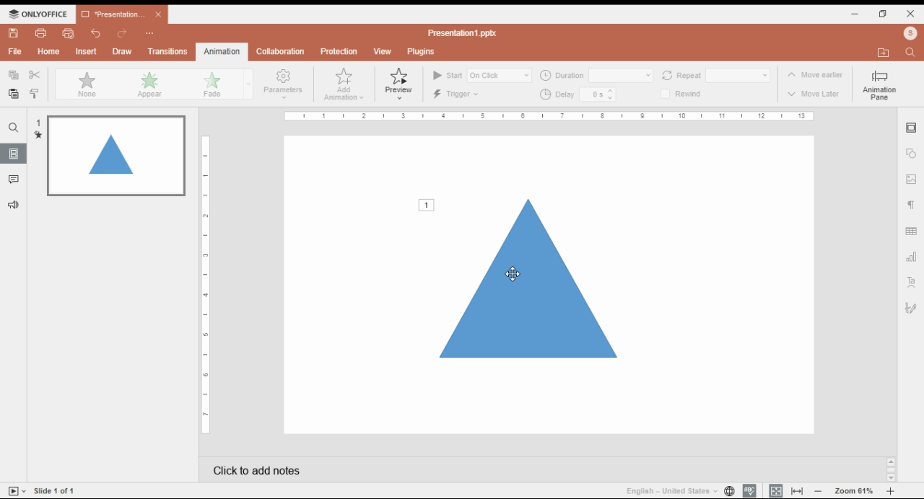 This screenshot has height=499, width=924. I want to click on suggestions and feedback, so click(12, 204).